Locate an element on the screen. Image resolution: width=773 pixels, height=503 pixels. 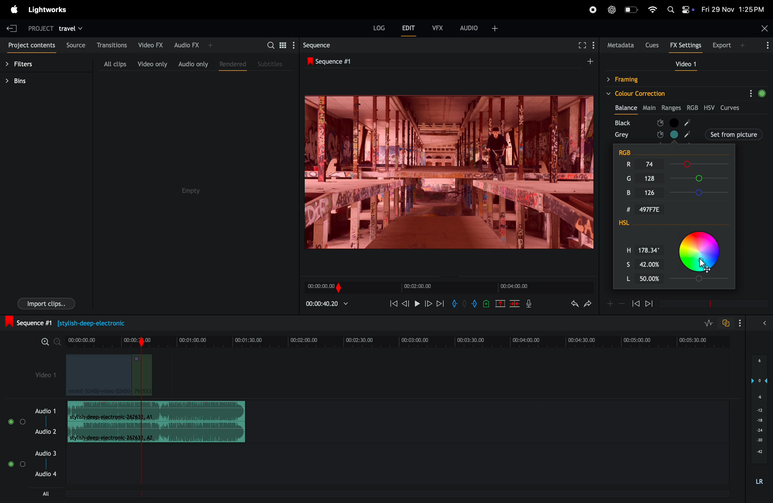
exit is located at coordinates (11, 27).